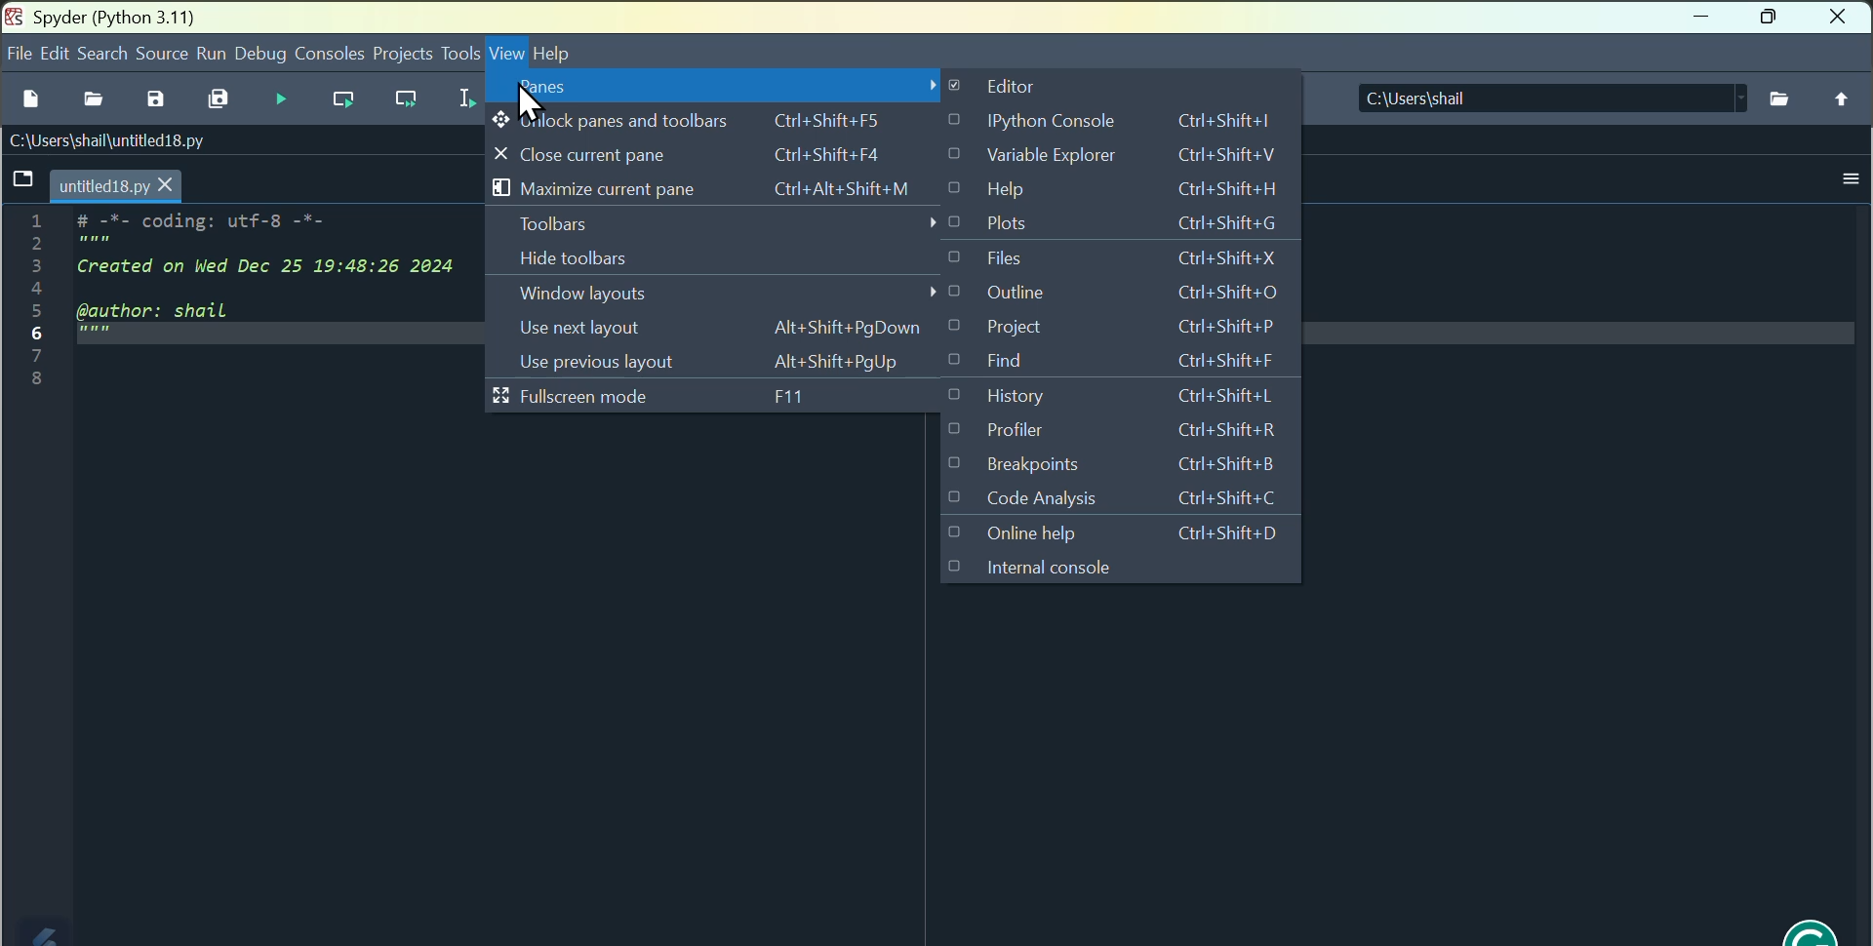  I want to click on Search, so click(100, 54).